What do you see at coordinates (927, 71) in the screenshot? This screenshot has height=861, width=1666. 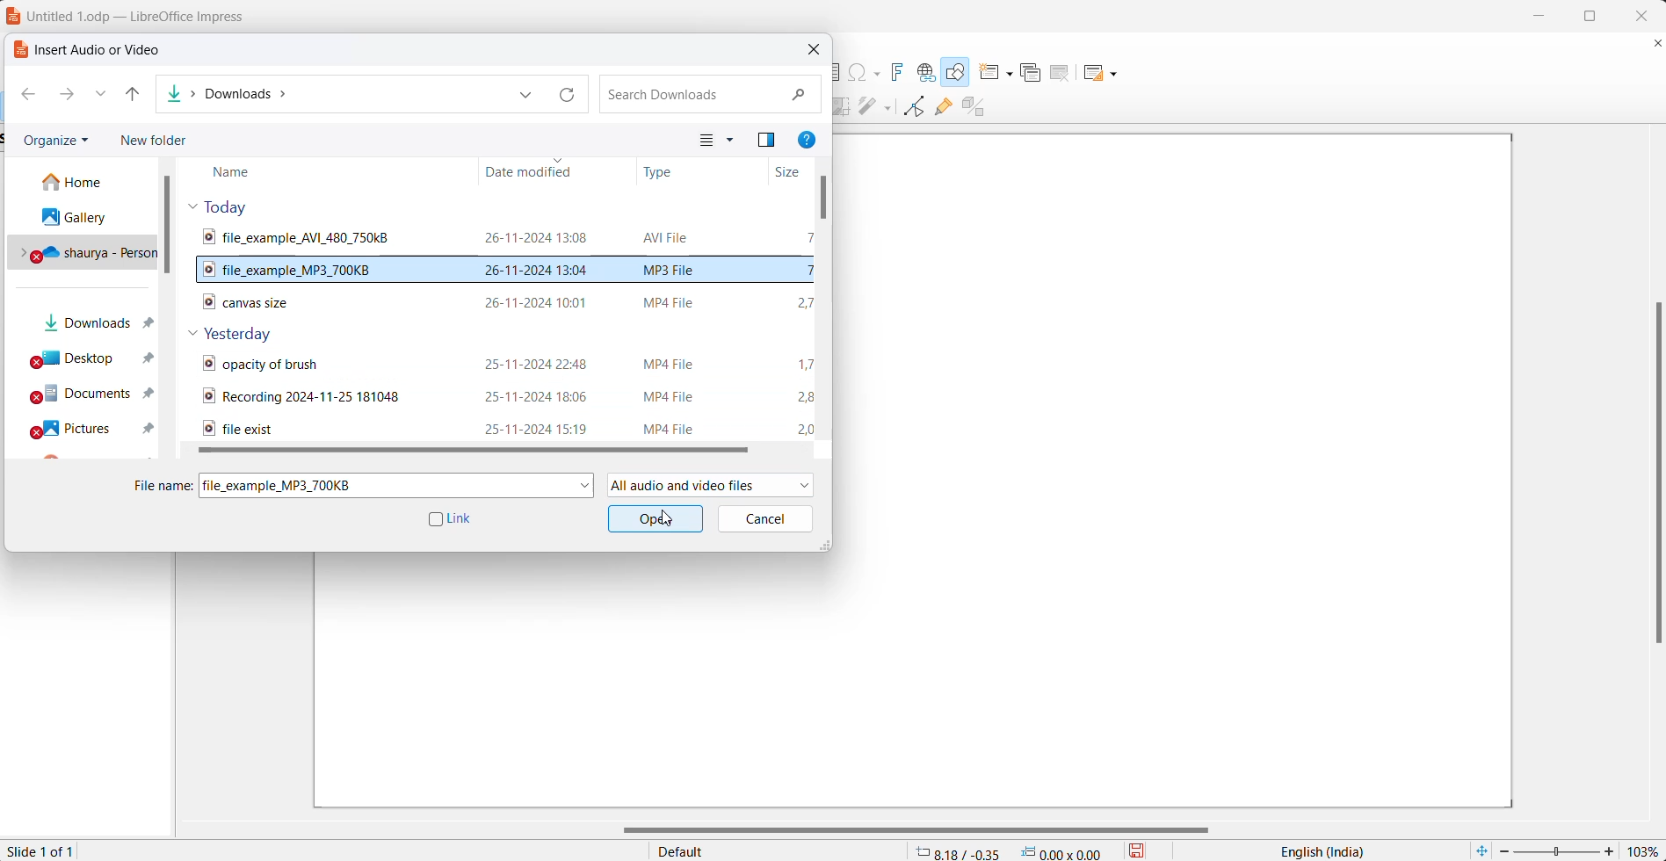 I see `insert hyperlink` at bounding box center [927, 71].